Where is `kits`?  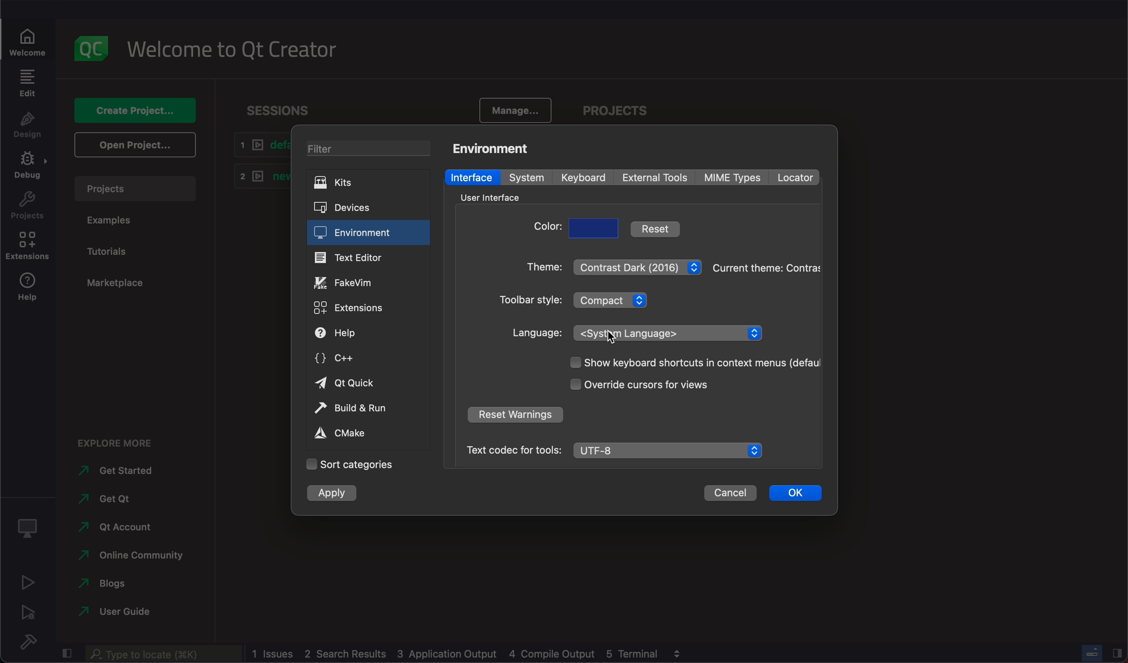
kits is located at coordinates (365, 183).